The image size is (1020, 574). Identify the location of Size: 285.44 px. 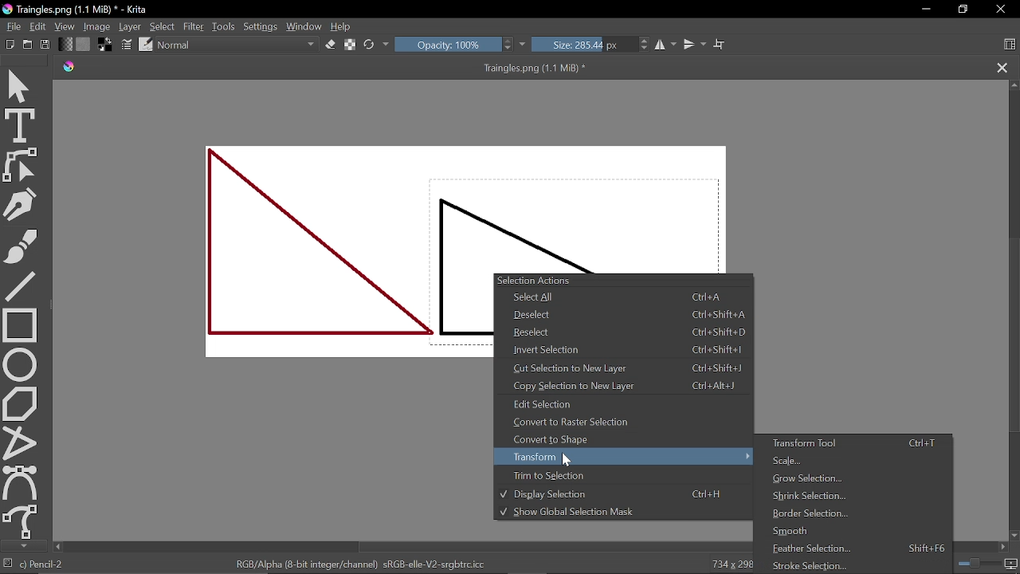
(591, 45).